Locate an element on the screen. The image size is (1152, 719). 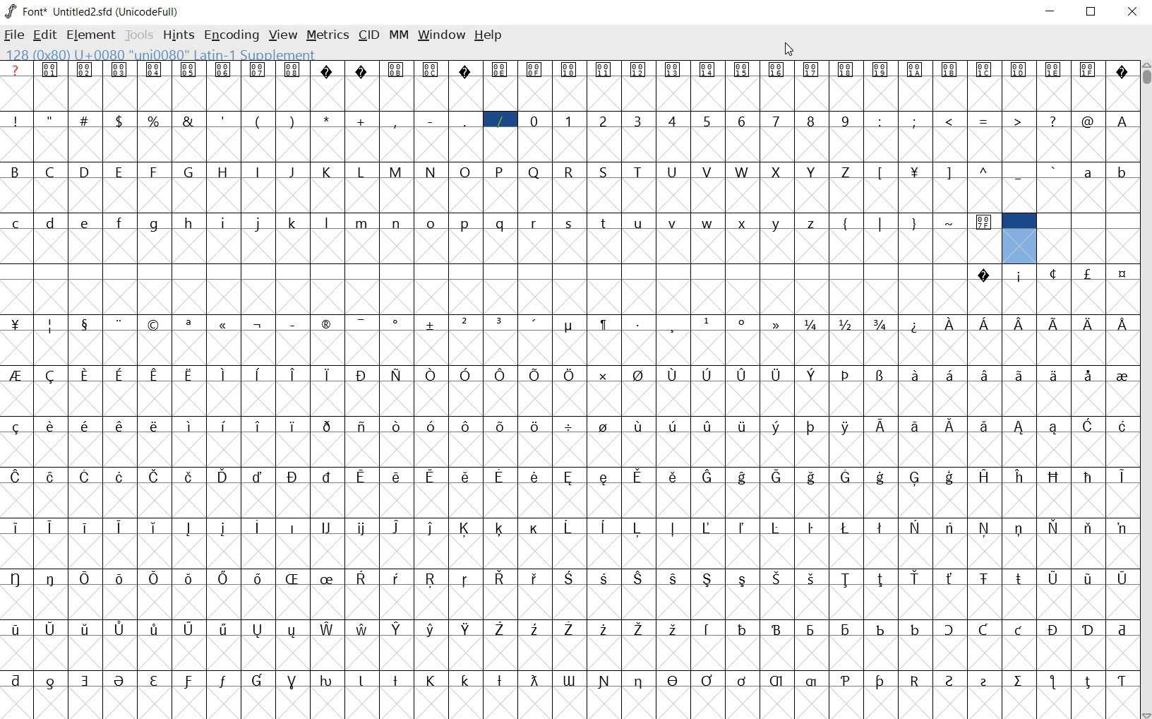
Symbol is located at coordinates (155, 374).